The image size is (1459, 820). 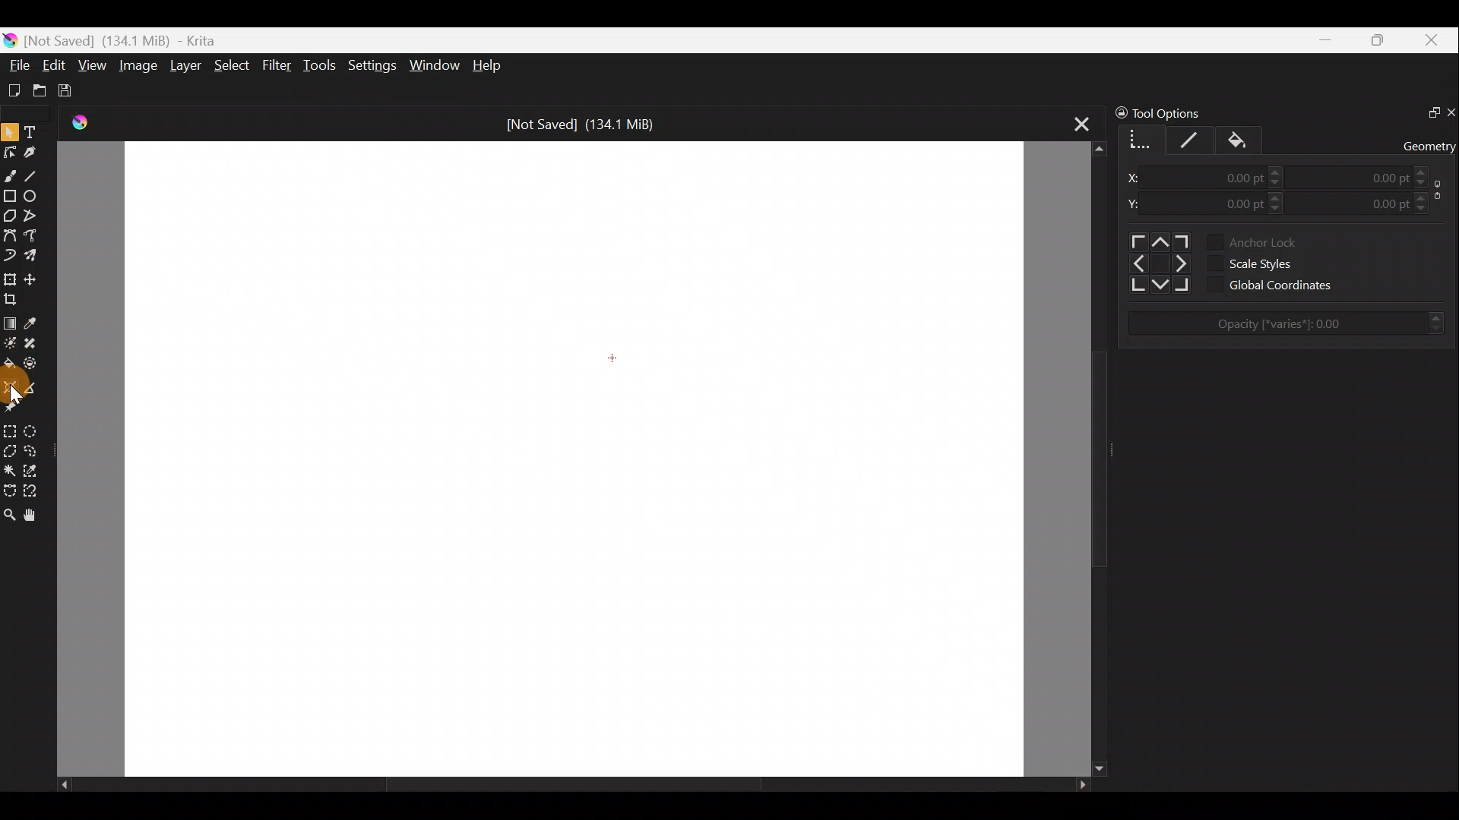 I want to click on Bezier curve selection tool, so click(x=9, y=492).